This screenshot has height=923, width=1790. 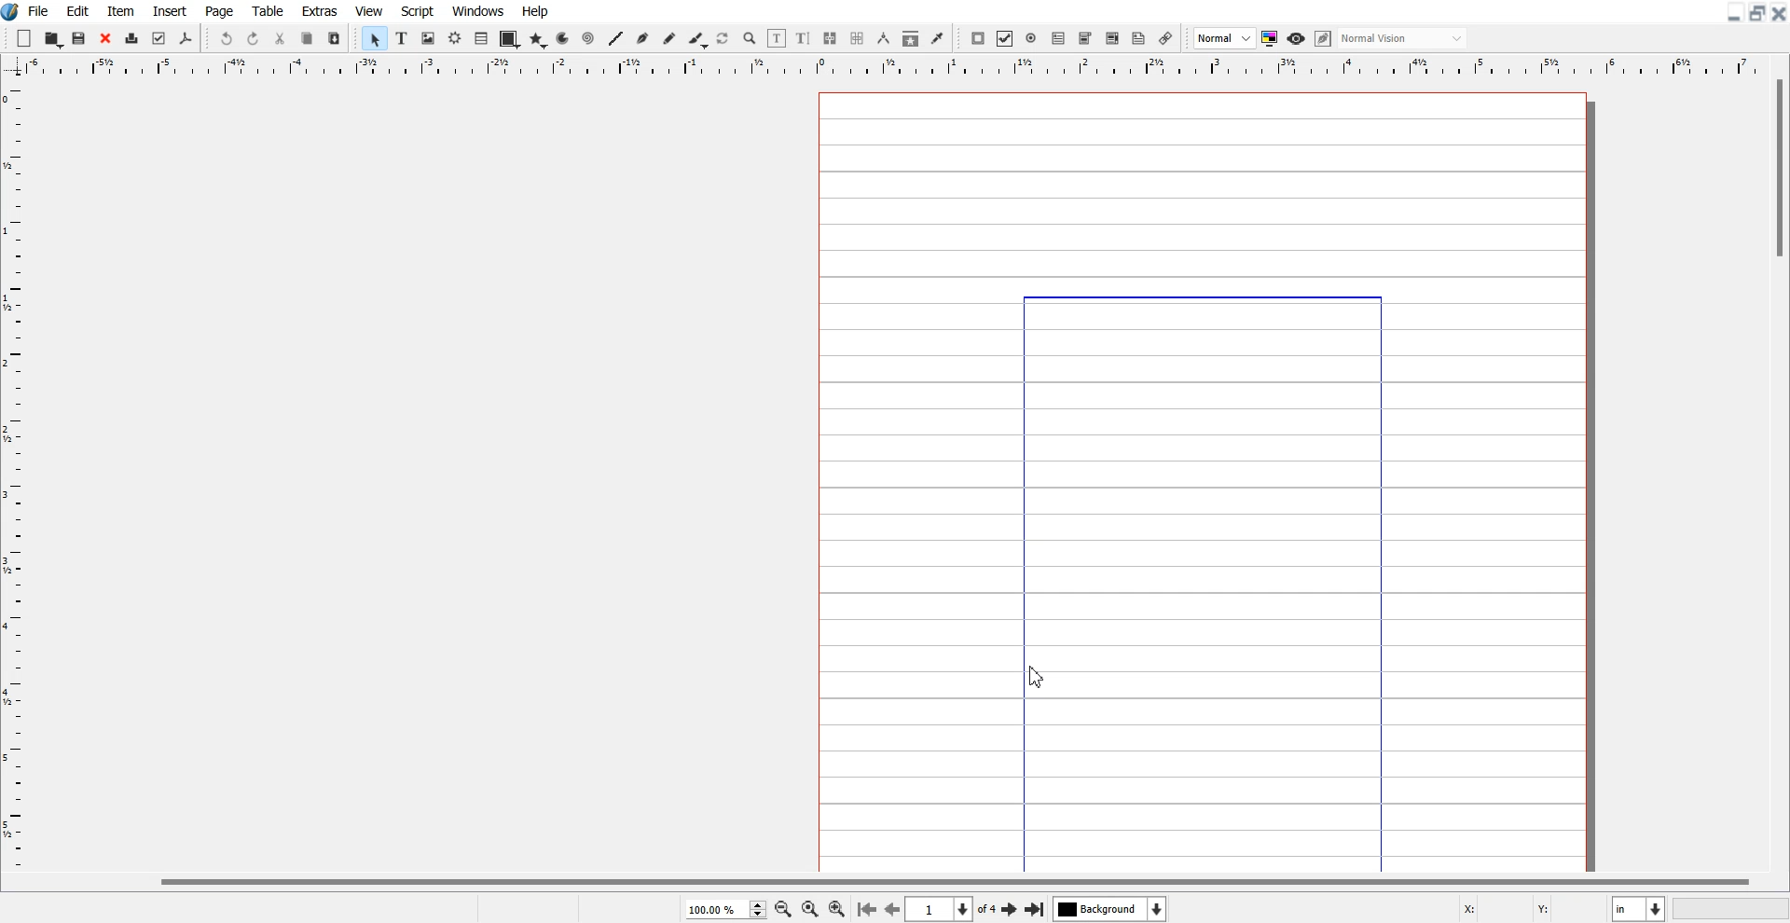 I want to click on Edit contents of frame, so click(x=777, y=37).